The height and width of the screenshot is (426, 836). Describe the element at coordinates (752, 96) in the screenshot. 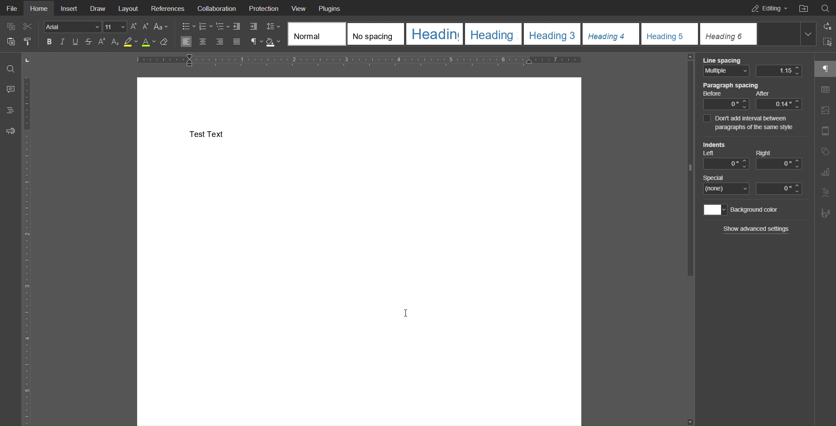

I see `Paragraph spacing` at that location.